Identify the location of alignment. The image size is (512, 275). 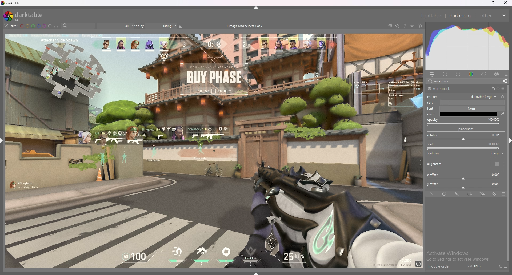
(435, 164).